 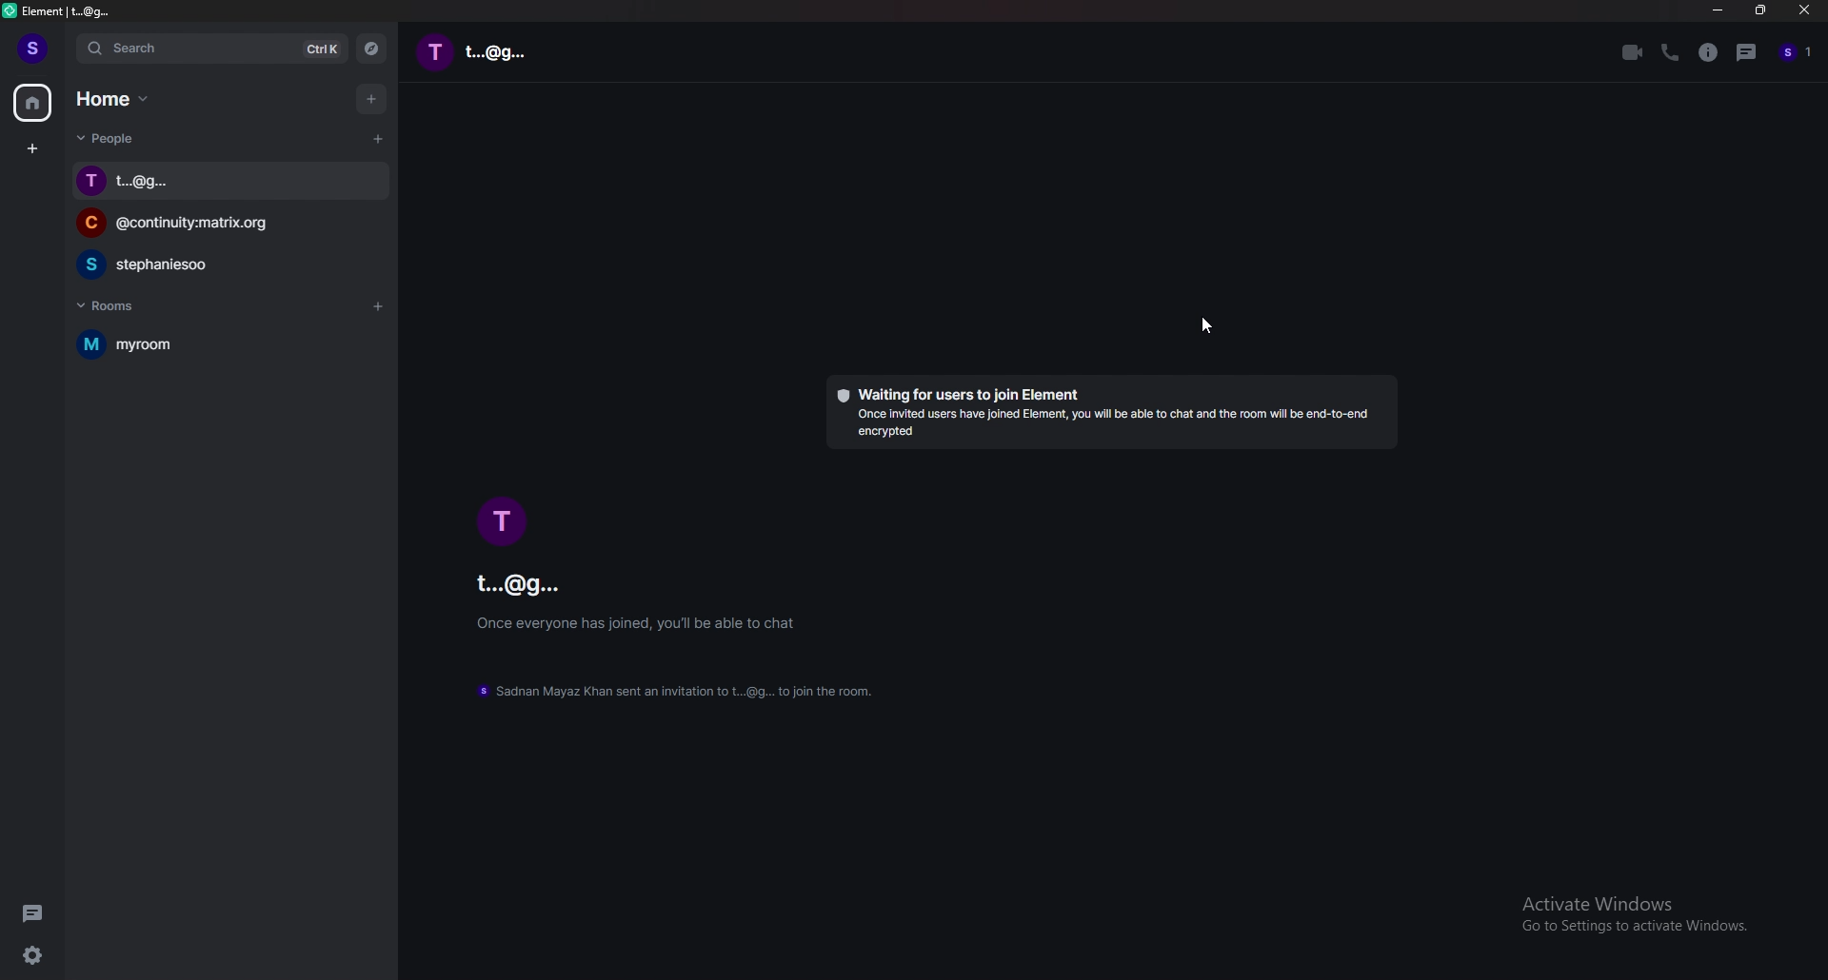 I want to click on chat, so click(x=204, y=182).